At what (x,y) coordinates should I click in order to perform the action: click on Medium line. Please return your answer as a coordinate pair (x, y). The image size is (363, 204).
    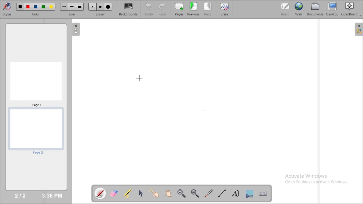
    Looking at the image, I should click on (72, 7).